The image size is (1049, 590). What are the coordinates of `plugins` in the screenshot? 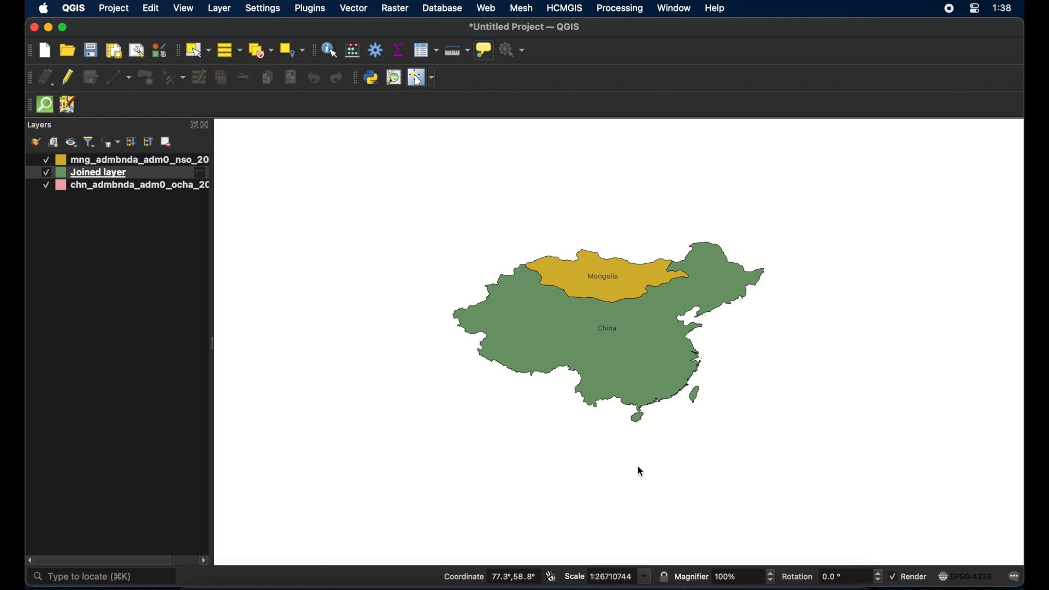 It's located at (309, 9).